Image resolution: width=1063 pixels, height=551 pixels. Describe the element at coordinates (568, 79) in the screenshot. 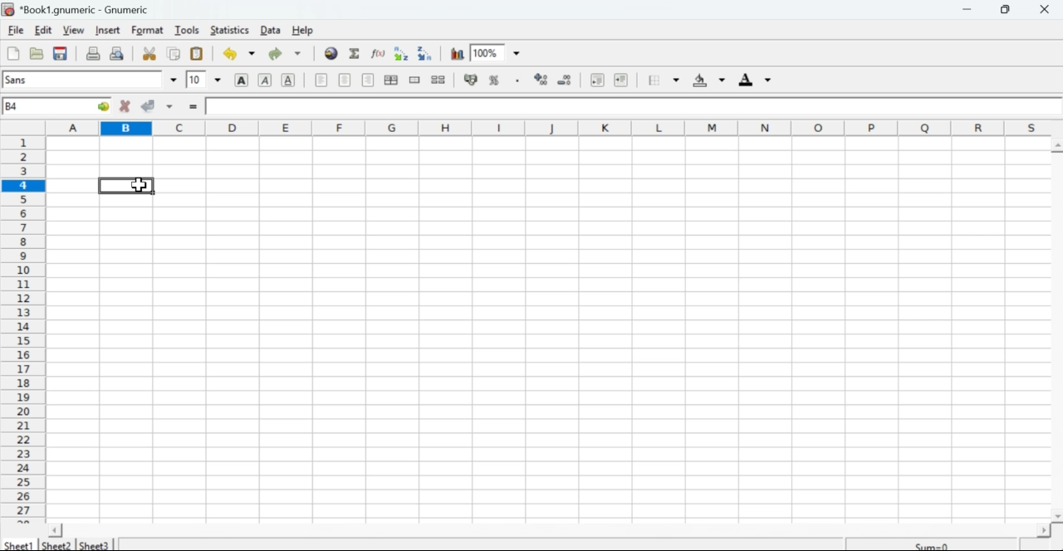

I see `Icon` at that location.